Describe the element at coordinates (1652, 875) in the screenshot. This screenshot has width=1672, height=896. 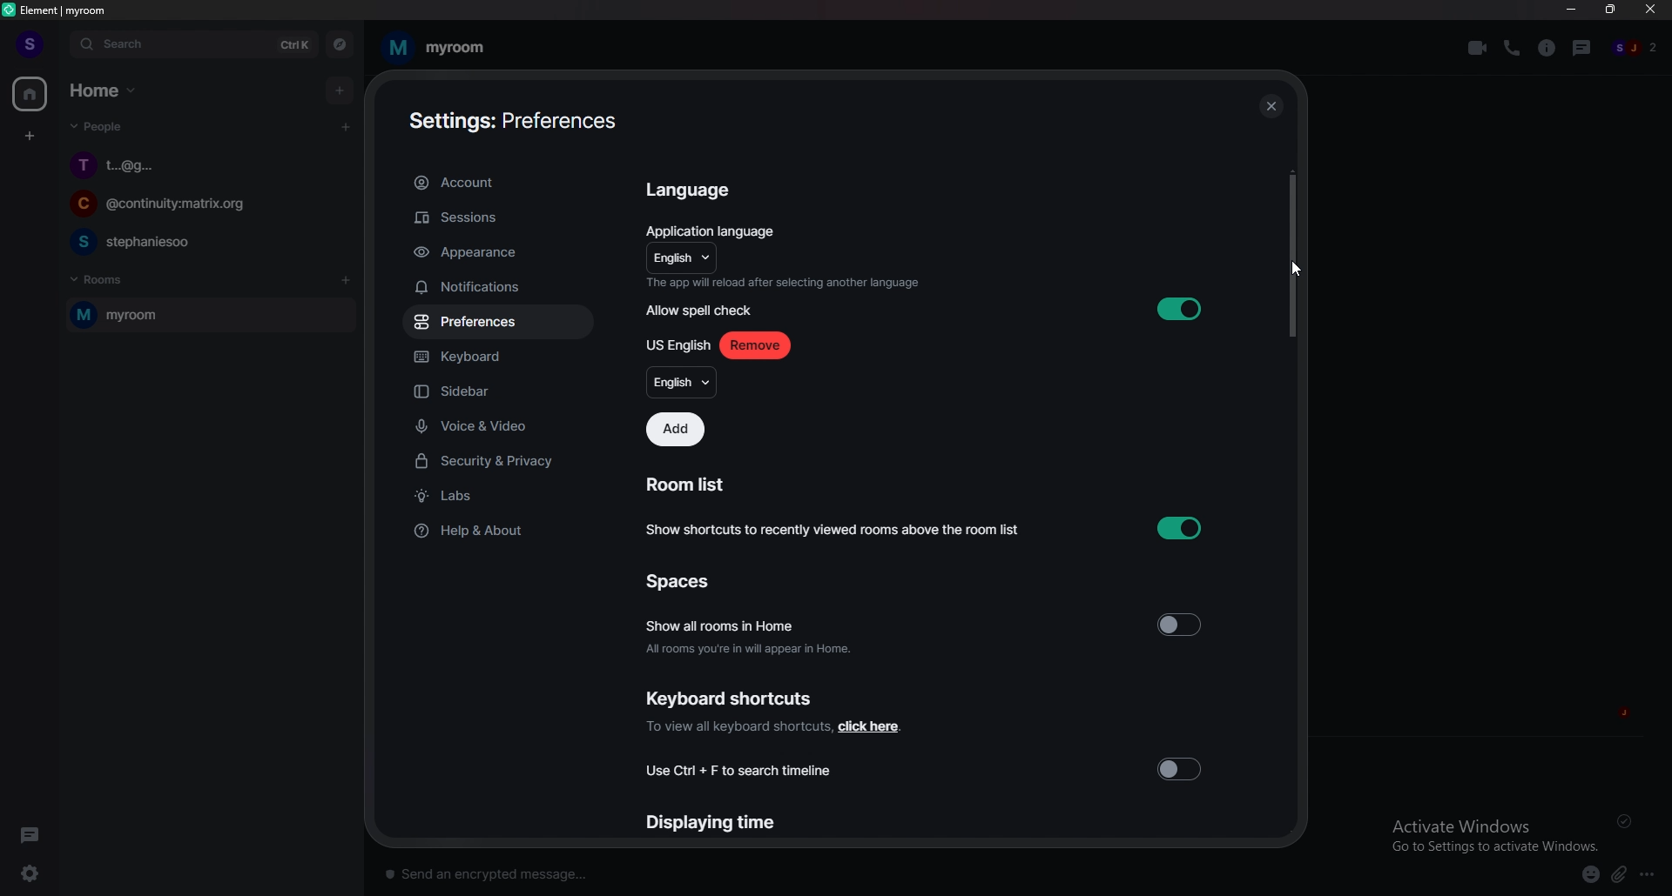
I see `more options` at that location.